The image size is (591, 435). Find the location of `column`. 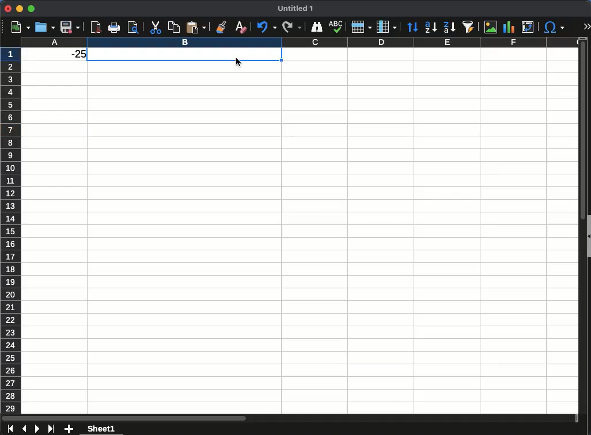

column is located at coordinates (299, 42).